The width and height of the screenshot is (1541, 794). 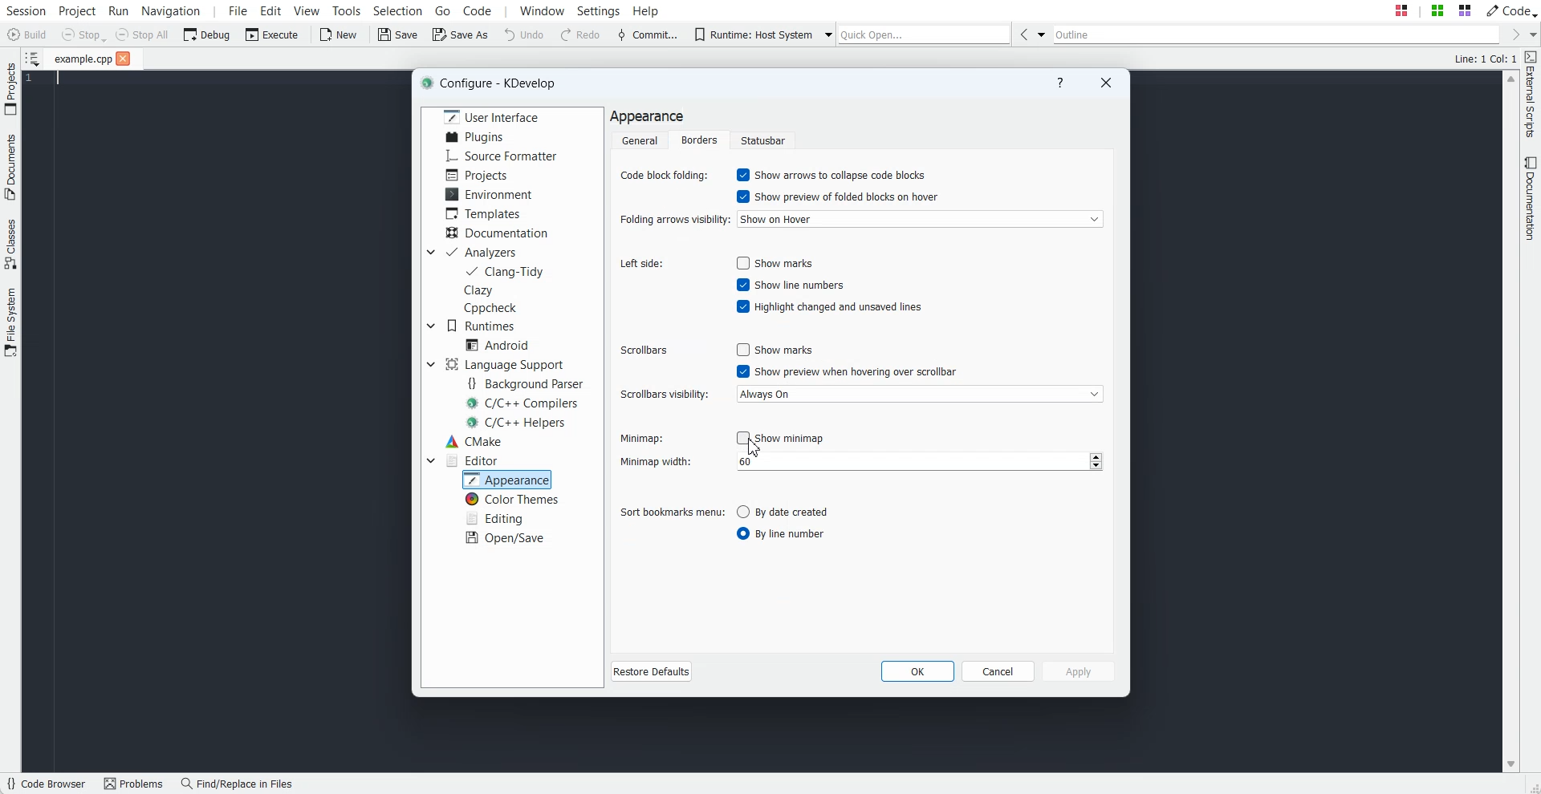 What do you see at coordinates (1511, 79) in the screenshot?
I see `Scroll up` at bounding box center [1511, 79].